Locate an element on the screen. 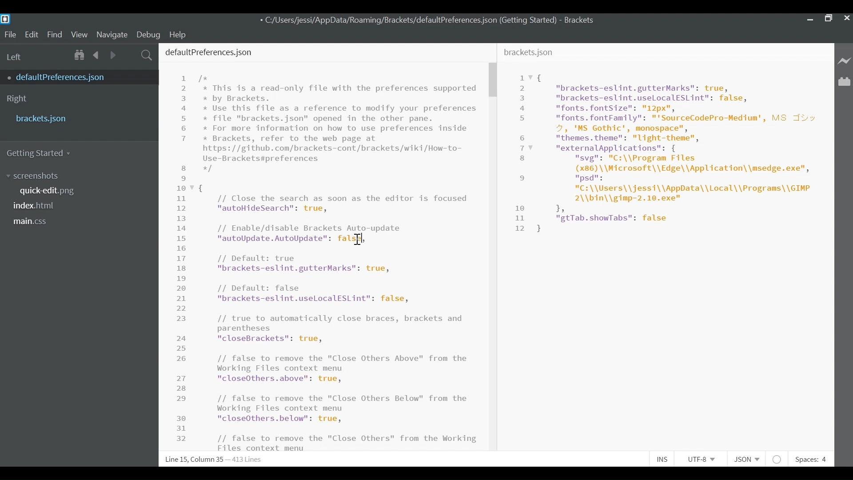  Restore is located at coordinates (829, 18).